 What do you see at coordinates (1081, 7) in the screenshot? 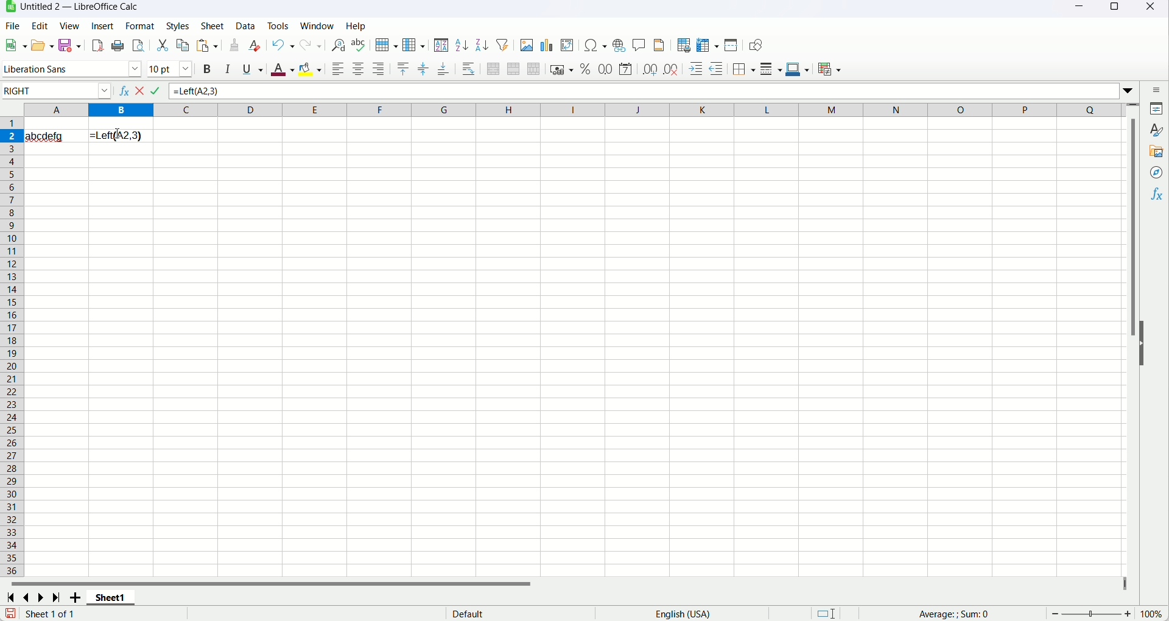
I see `minimize` at bounding box center [1081, 7].